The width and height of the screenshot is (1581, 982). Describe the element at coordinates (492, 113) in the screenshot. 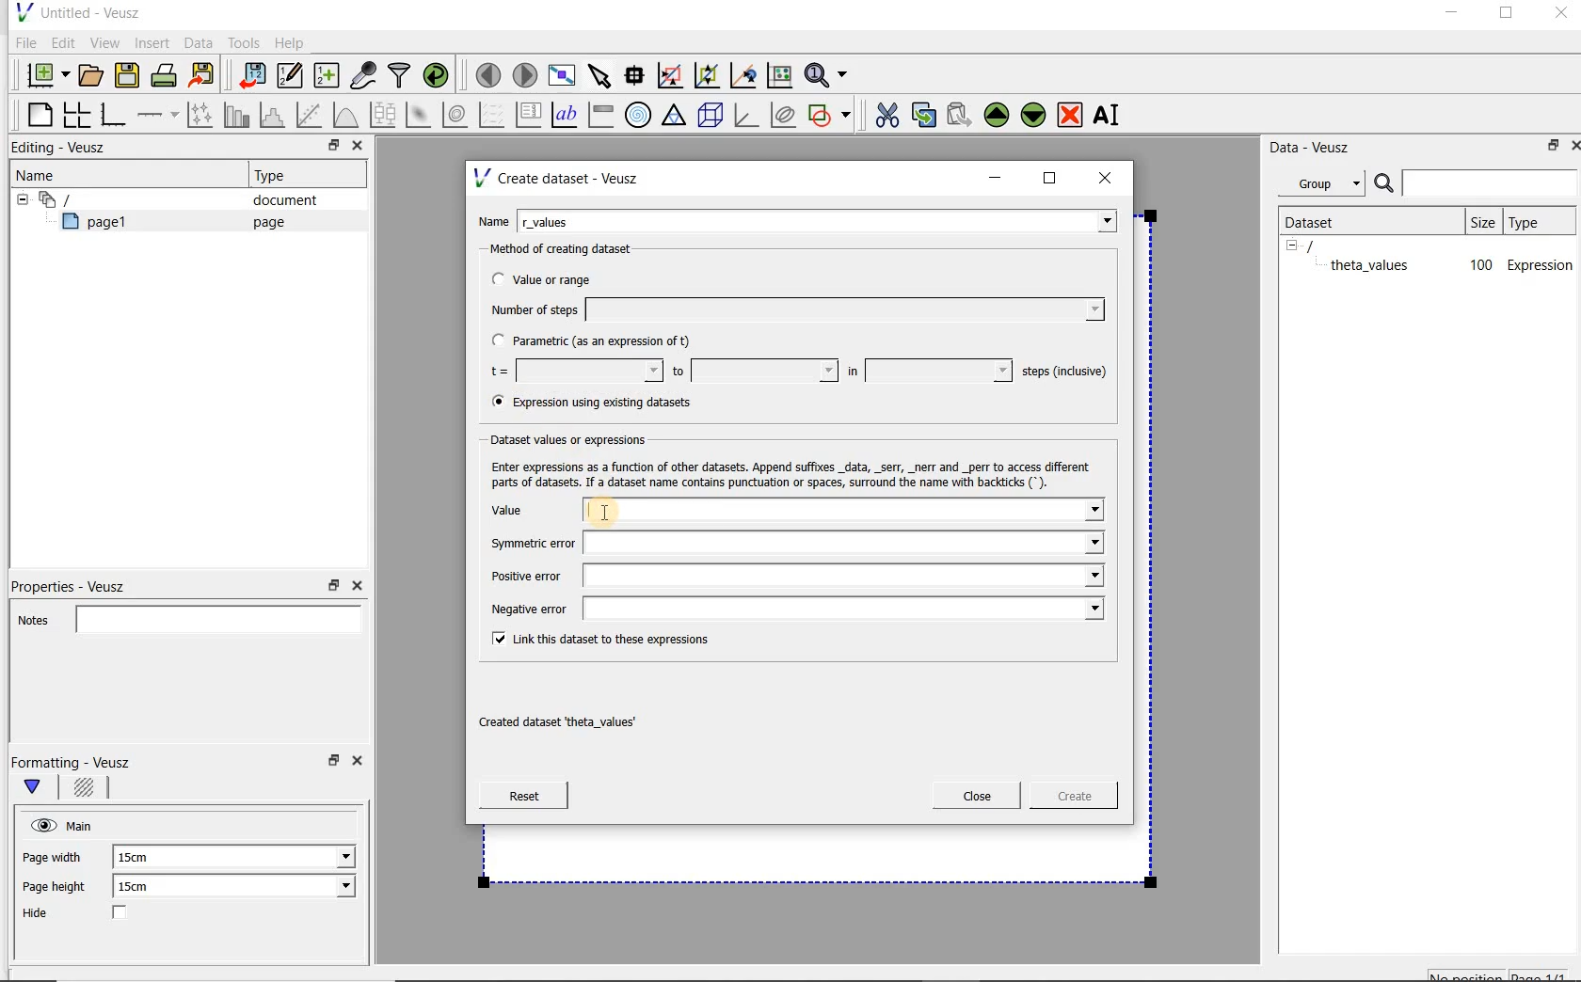

I see `plot a vector field` at that location.